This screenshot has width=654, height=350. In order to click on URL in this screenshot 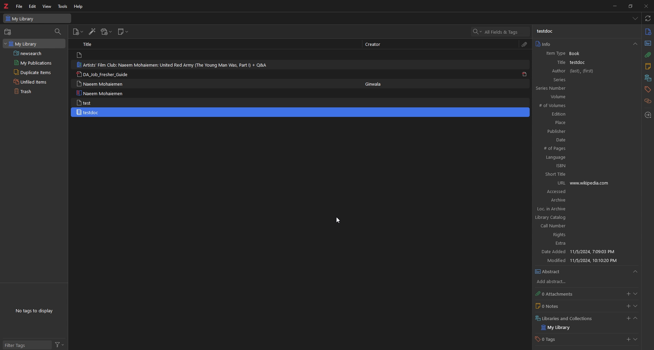, I will do `click(559, 182)`.